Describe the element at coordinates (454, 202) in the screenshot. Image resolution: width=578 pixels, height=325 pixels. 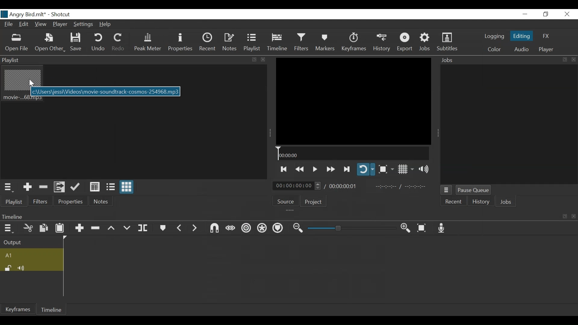
I see `Recent` at that location.